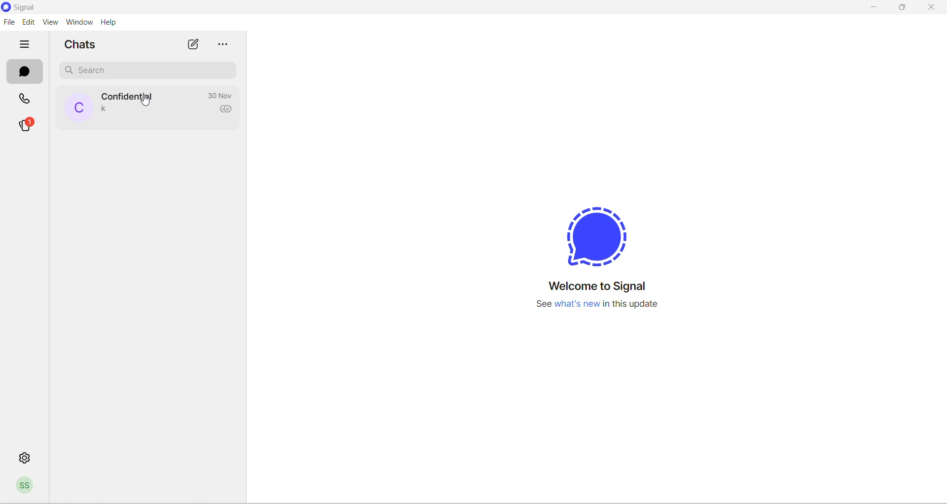  Describe the element at coordinates (77, 22) in the screenshot. I see `window` at that location.